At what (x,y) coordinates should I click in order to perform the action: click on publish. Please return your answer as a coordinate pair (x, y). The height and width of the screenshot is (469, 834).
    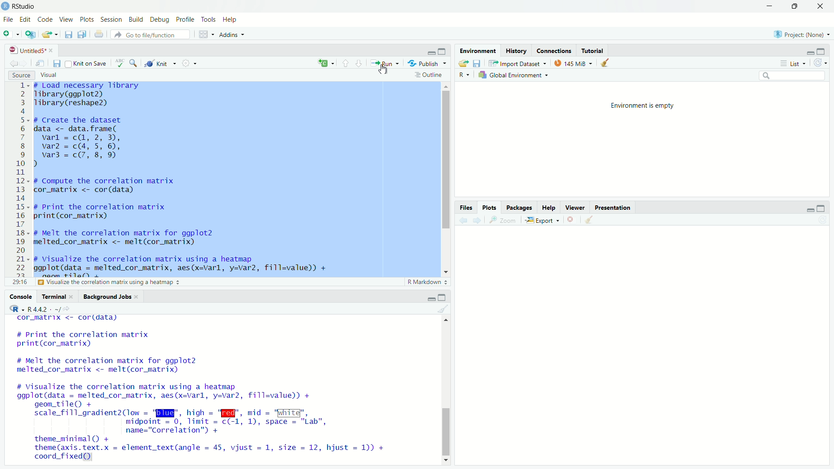
    Looking at the image, I should click on (427, 63).